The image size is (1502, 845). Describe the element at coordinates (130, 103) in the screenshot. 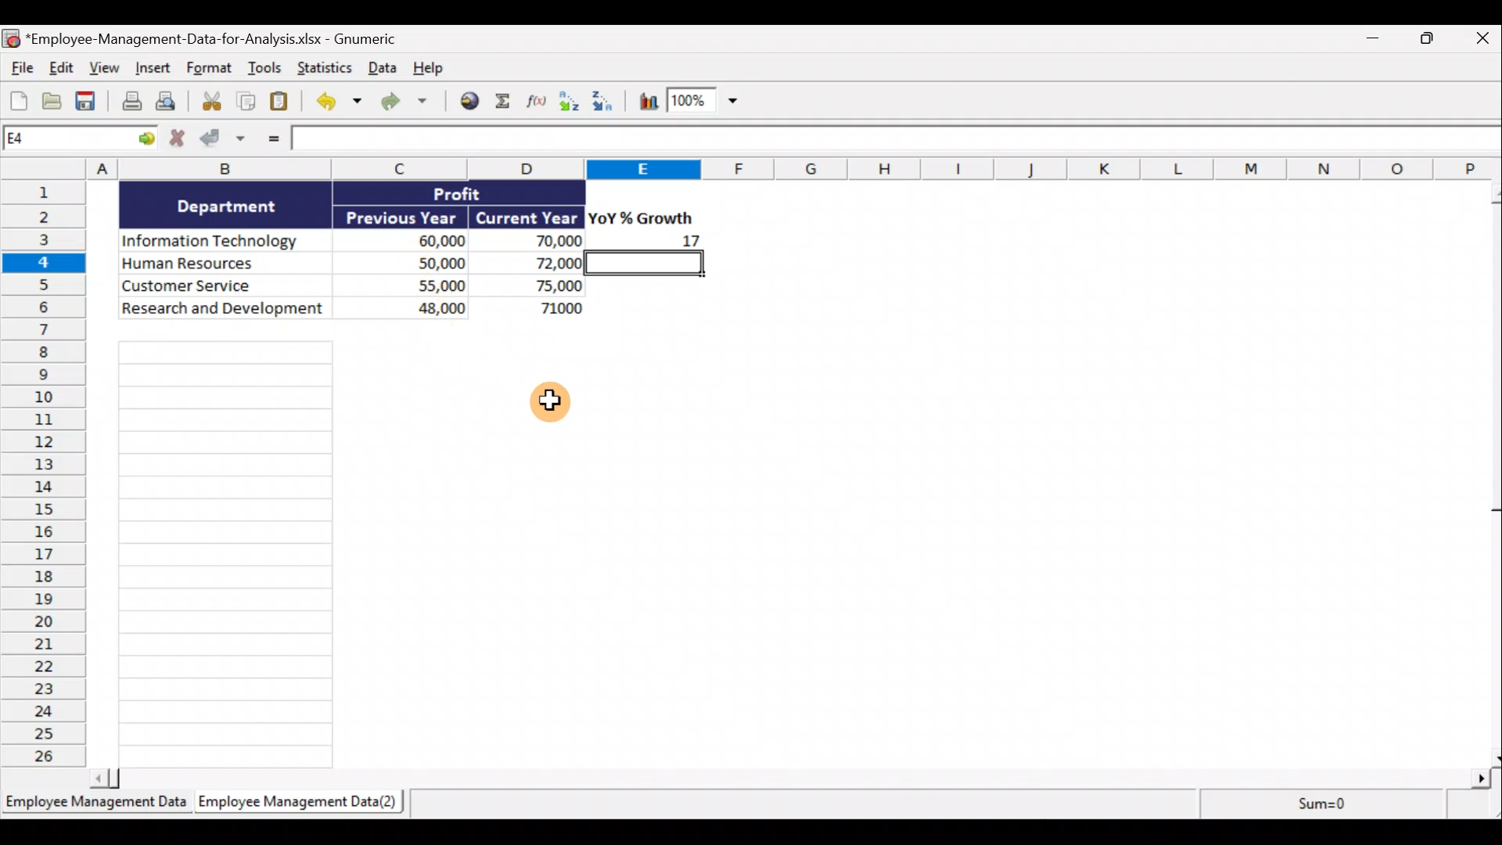

I see `Print the current file` at that location.